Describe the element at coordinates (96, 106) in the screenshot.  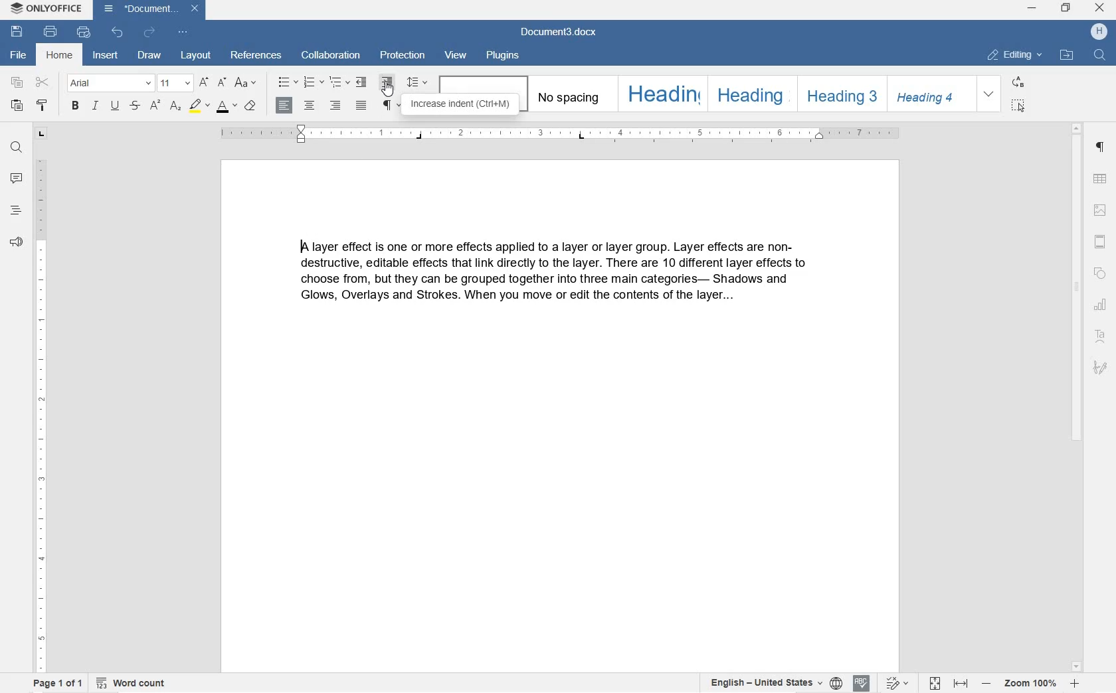
I see `ITALIC` at that location.